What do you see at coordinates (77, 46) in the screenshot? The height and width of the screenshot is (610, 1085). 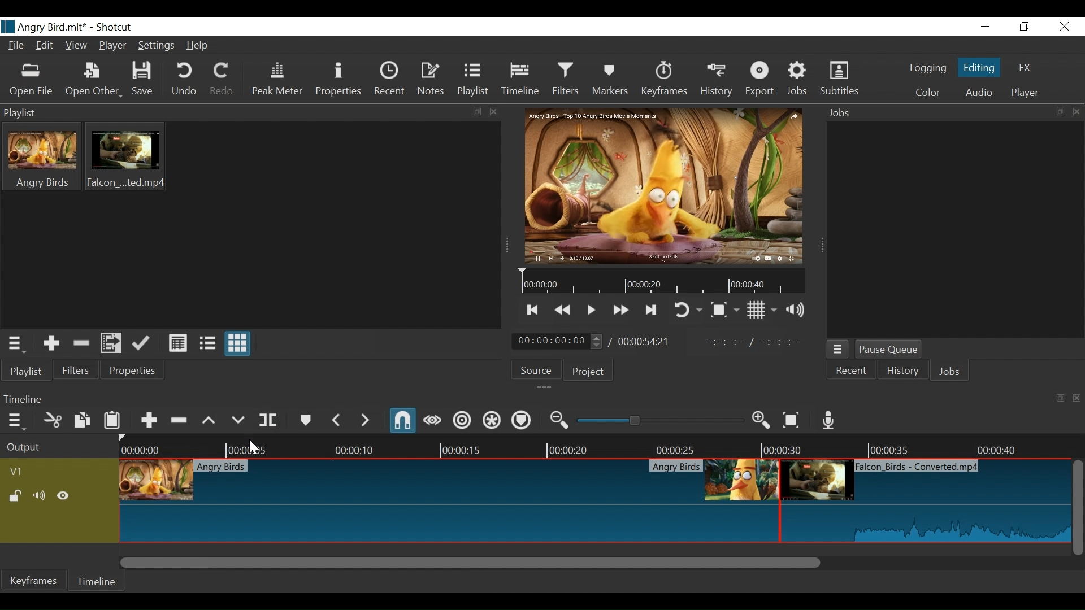 I see `View` at bounding box center [77, 46].